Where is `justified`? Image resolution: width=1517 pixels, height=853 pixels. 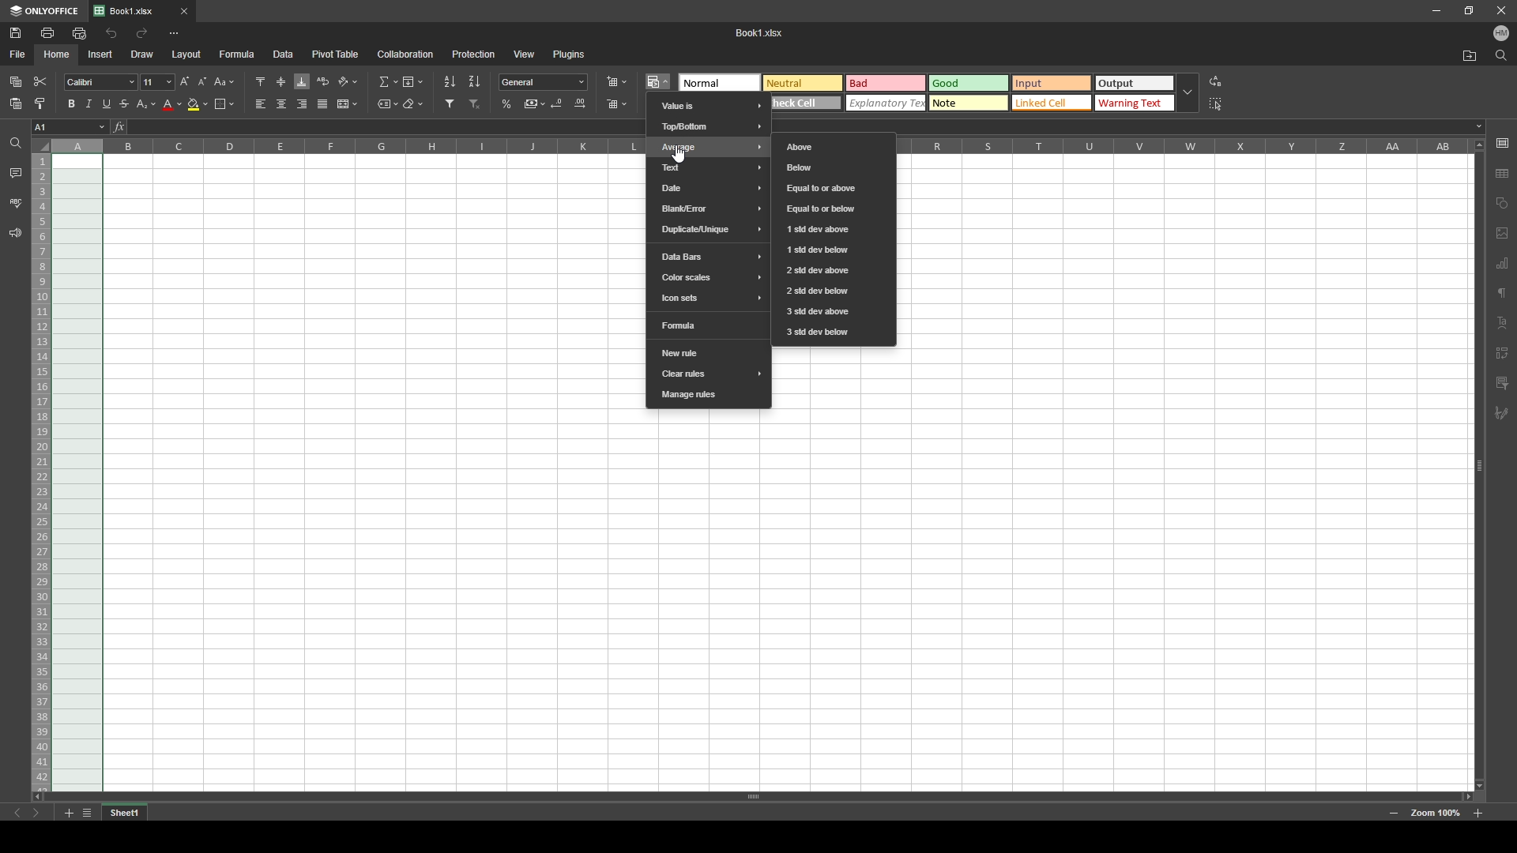
justified is located at coordinates (323, 104).